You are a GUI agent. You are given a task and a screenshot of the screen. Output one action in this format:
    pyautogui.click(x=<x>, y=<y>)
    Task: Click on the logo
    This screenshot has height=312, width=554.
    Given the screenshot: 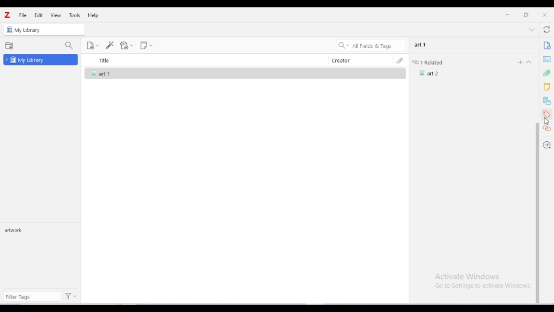 What is the action you would take?
    pyautogui.click(x=7, y=15)
    